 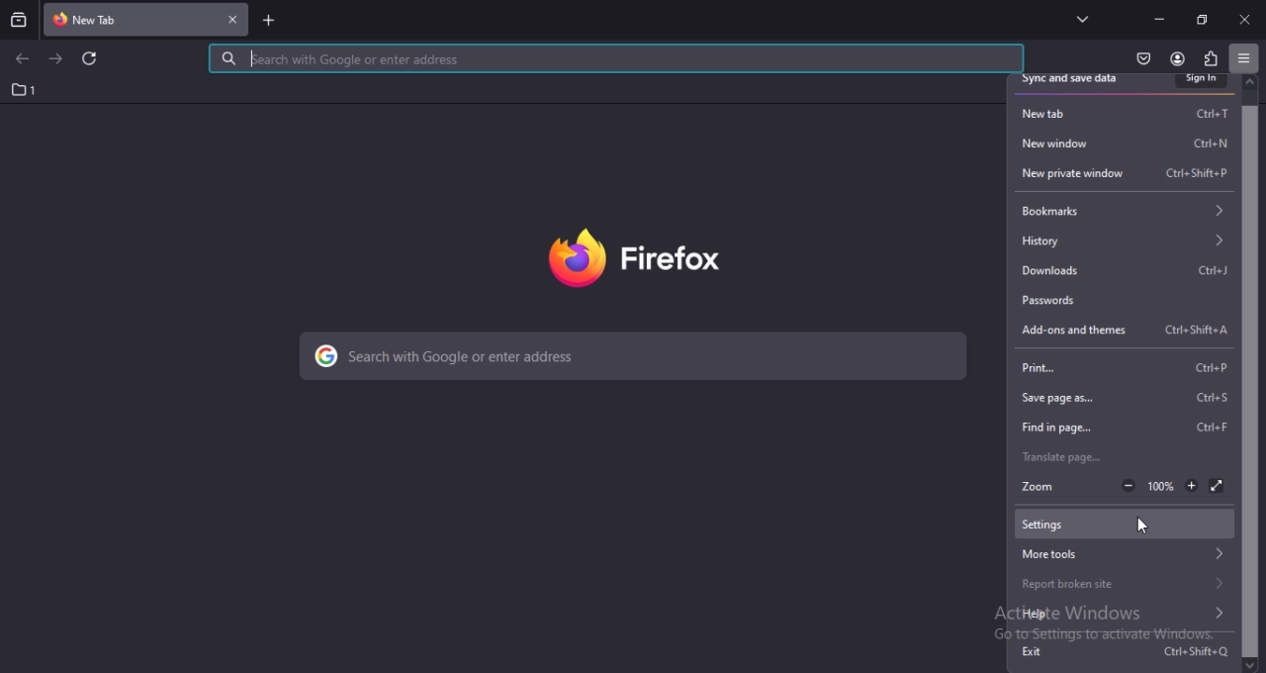 I want to click on account, so click(x=1175, y=58).